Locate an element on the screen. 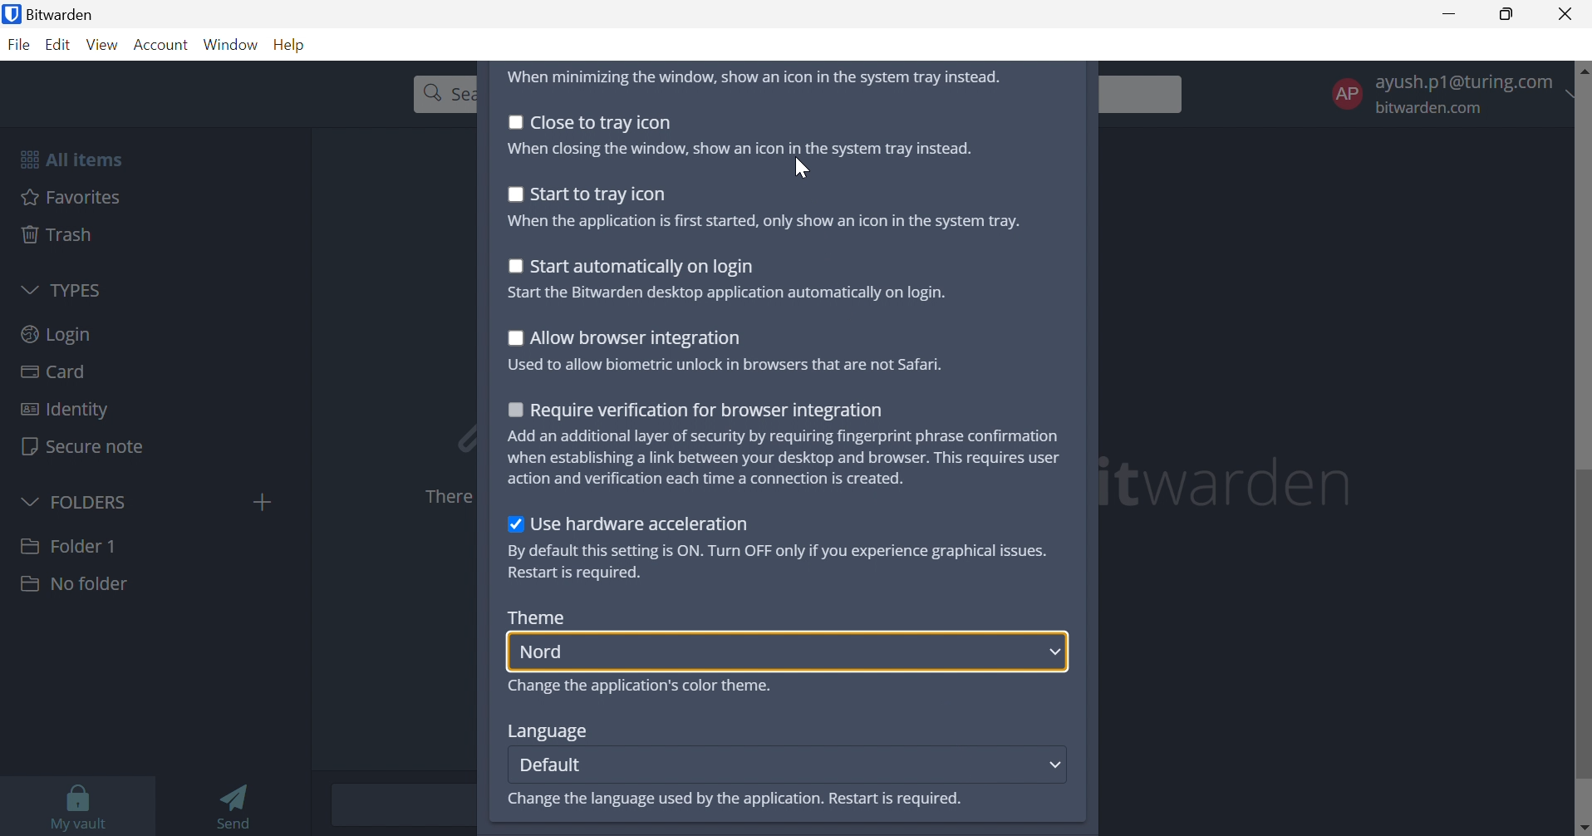 The height and width of the screenshot is (836, 1592). Checkbox is located at coordinates (515, 526).